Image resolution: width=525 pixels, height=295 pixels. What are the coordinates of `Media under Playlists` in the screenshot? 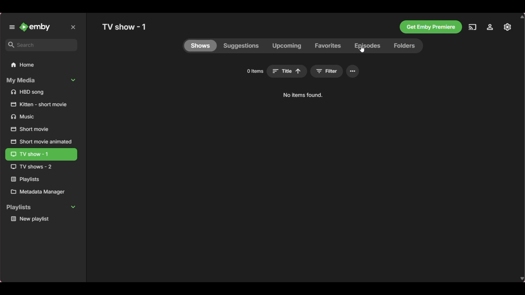 It's located at (41, 219).